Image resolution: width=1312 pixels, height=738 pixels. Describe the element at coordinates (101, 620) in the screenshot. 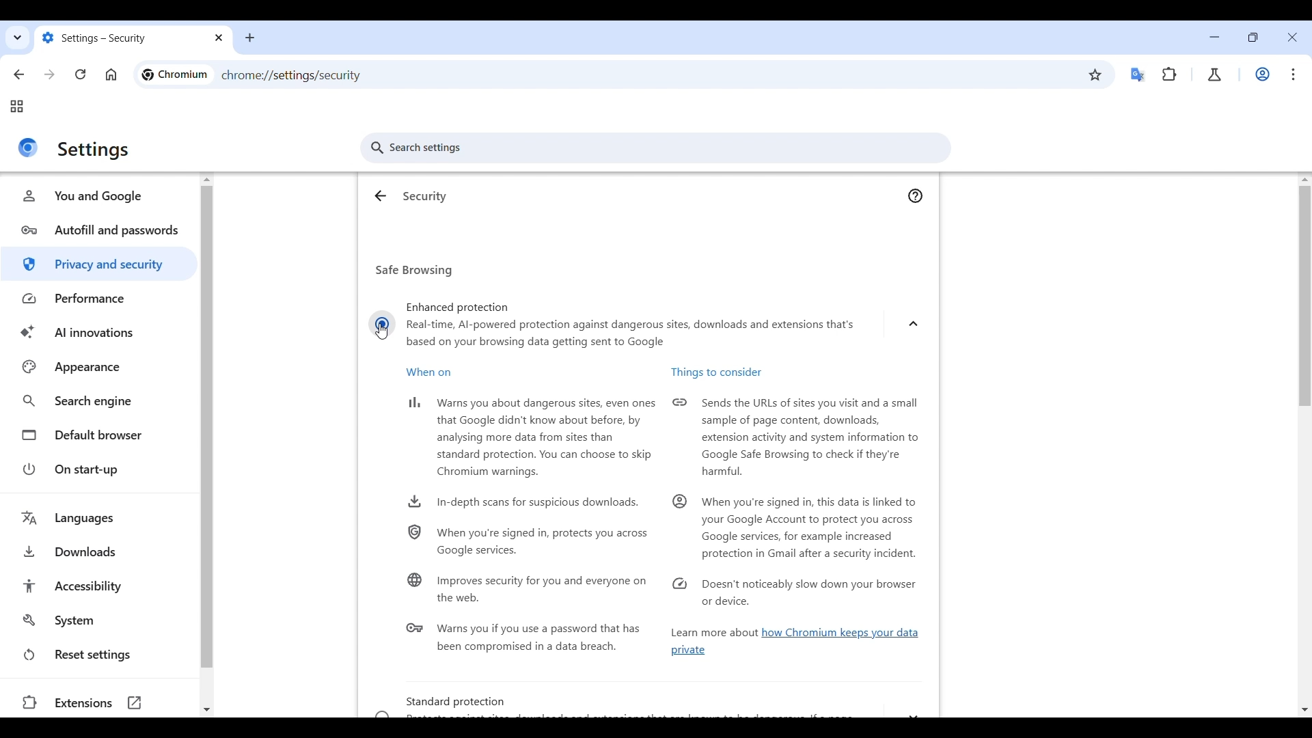

I see `System` at that location.